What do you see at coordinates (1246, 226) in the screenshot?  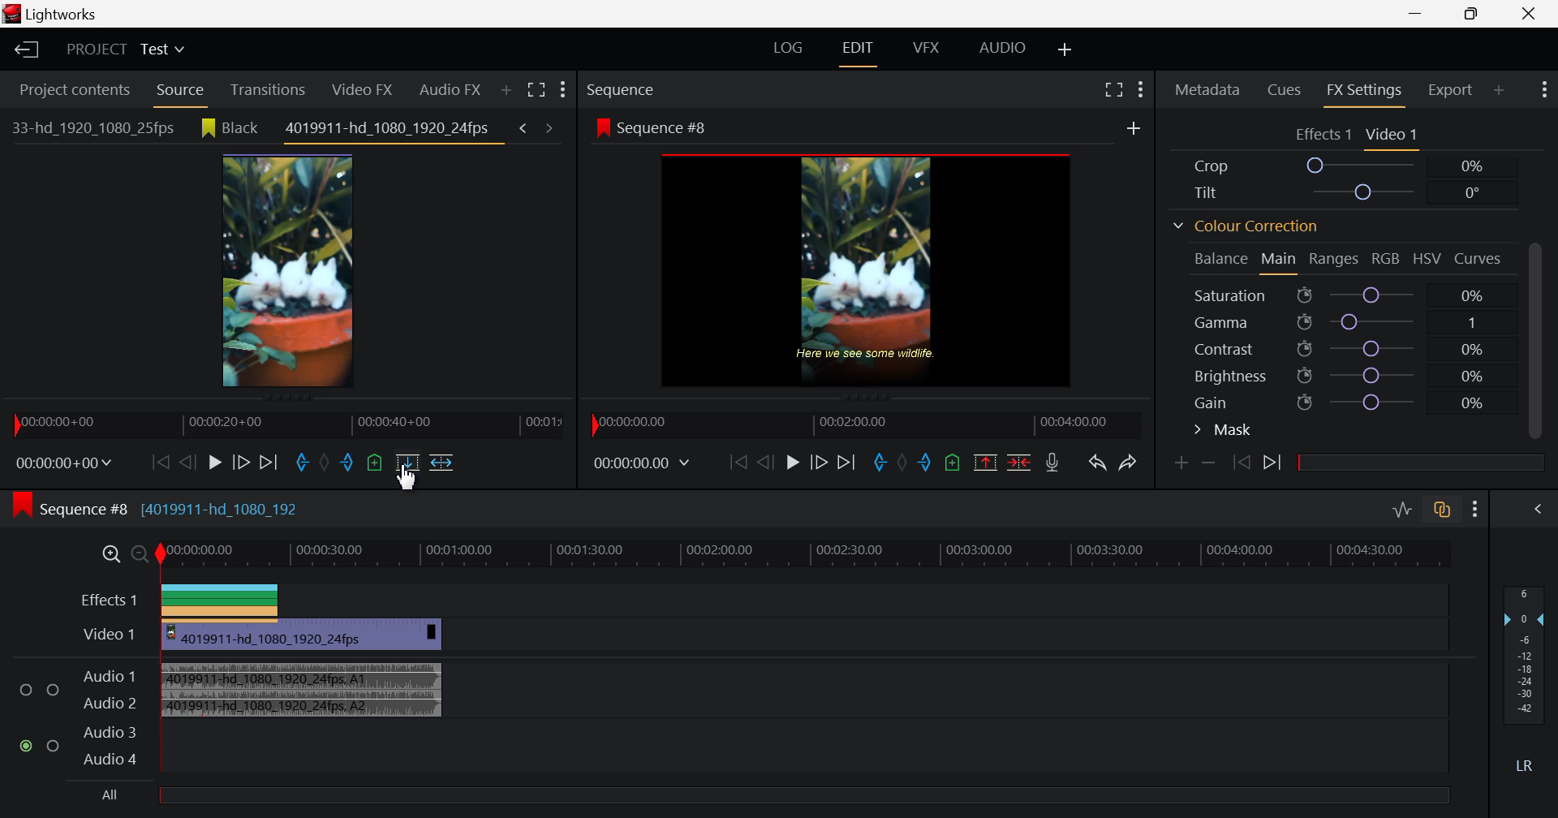 I see `Colour Correction` at bounding box center [1246, 226].